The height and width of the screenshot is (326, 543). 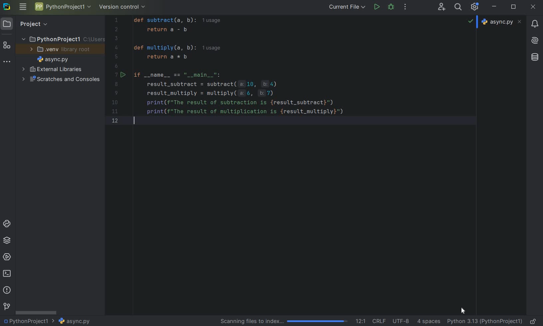 What do you see at coordinates (74, 321) in the screenshot?
I see `file name` at bounding box center [74, 321].